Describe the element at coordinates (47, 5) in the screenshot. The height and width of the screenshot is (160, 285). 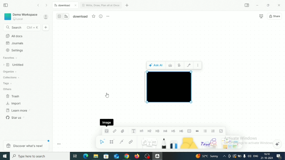
I see `Go forward` at that location.